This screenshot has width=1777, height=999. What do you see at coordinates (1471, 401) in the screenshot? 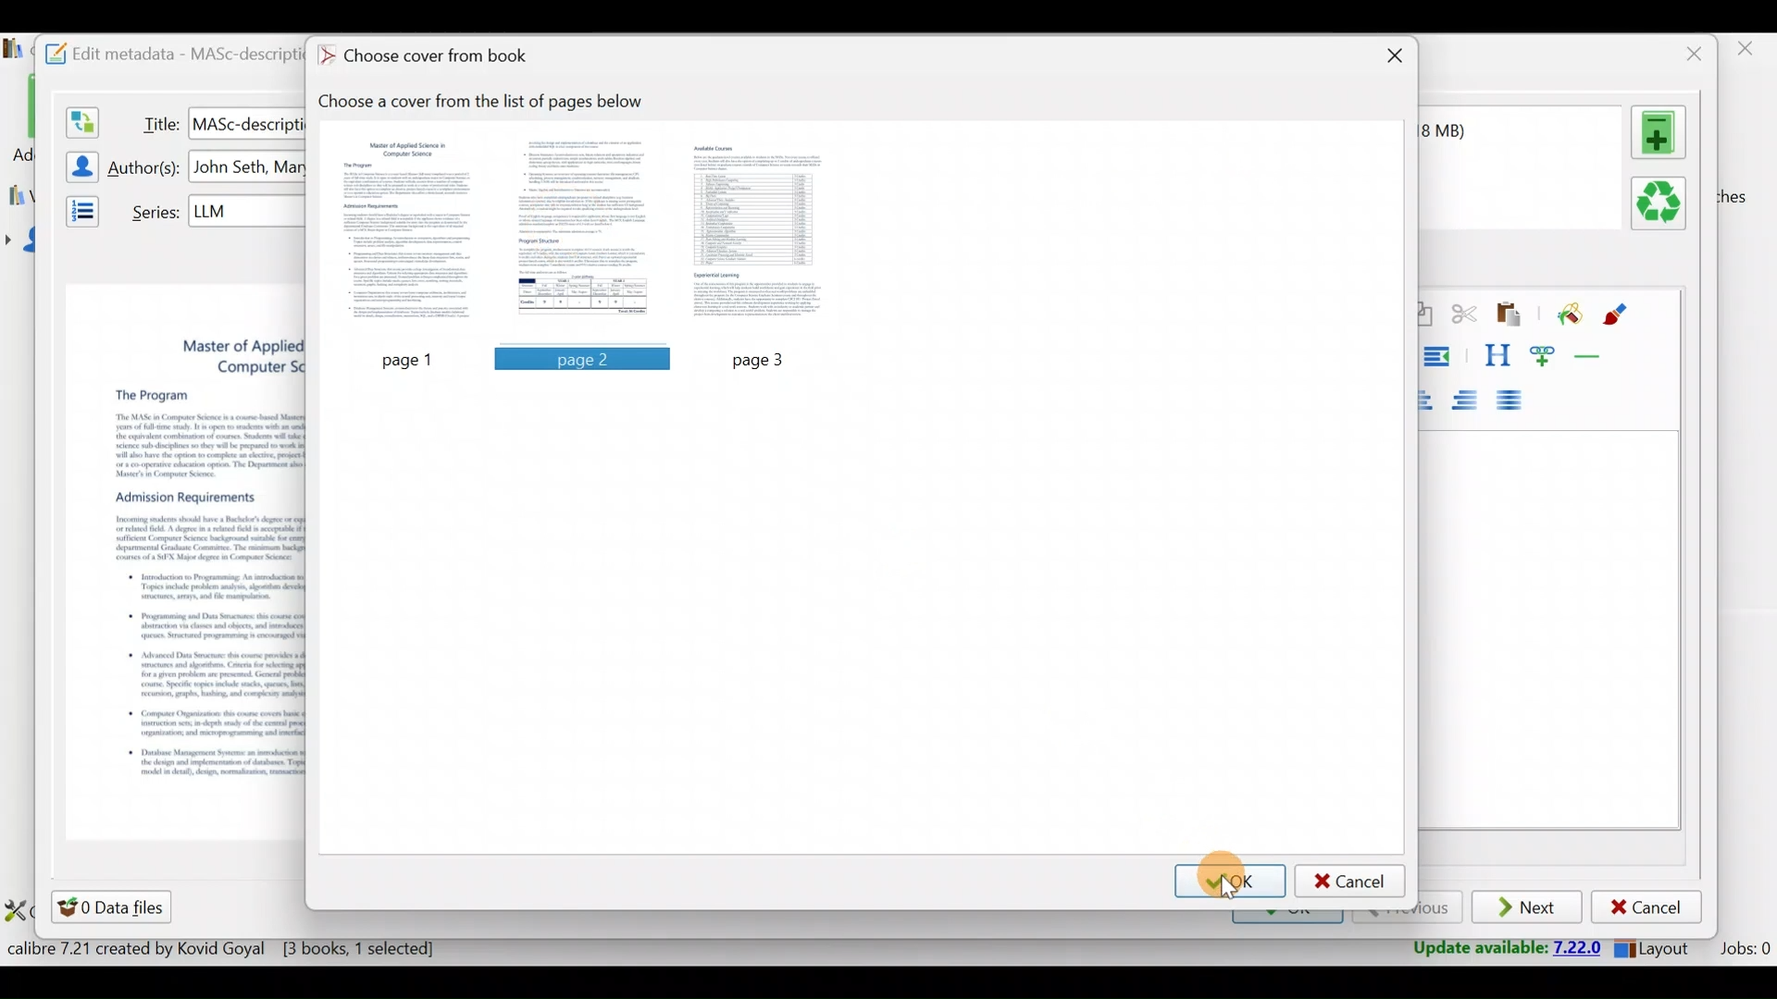
I see `Align right` at bounding box center [1471, 401].